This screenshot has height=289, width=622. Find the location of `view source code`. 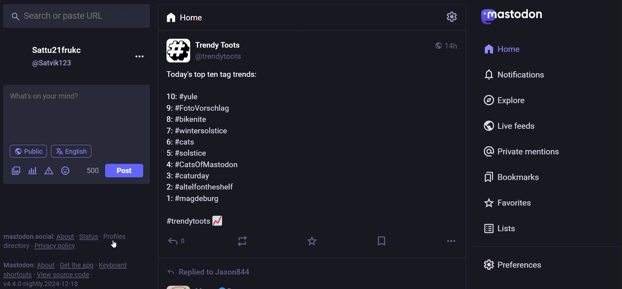

view source code is located at coordinates (68, 276).